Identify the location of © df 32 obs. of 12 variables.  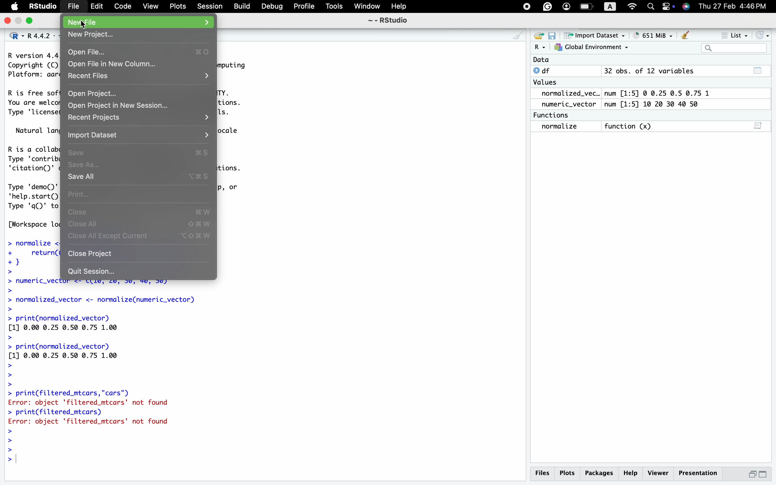
(645, 71).